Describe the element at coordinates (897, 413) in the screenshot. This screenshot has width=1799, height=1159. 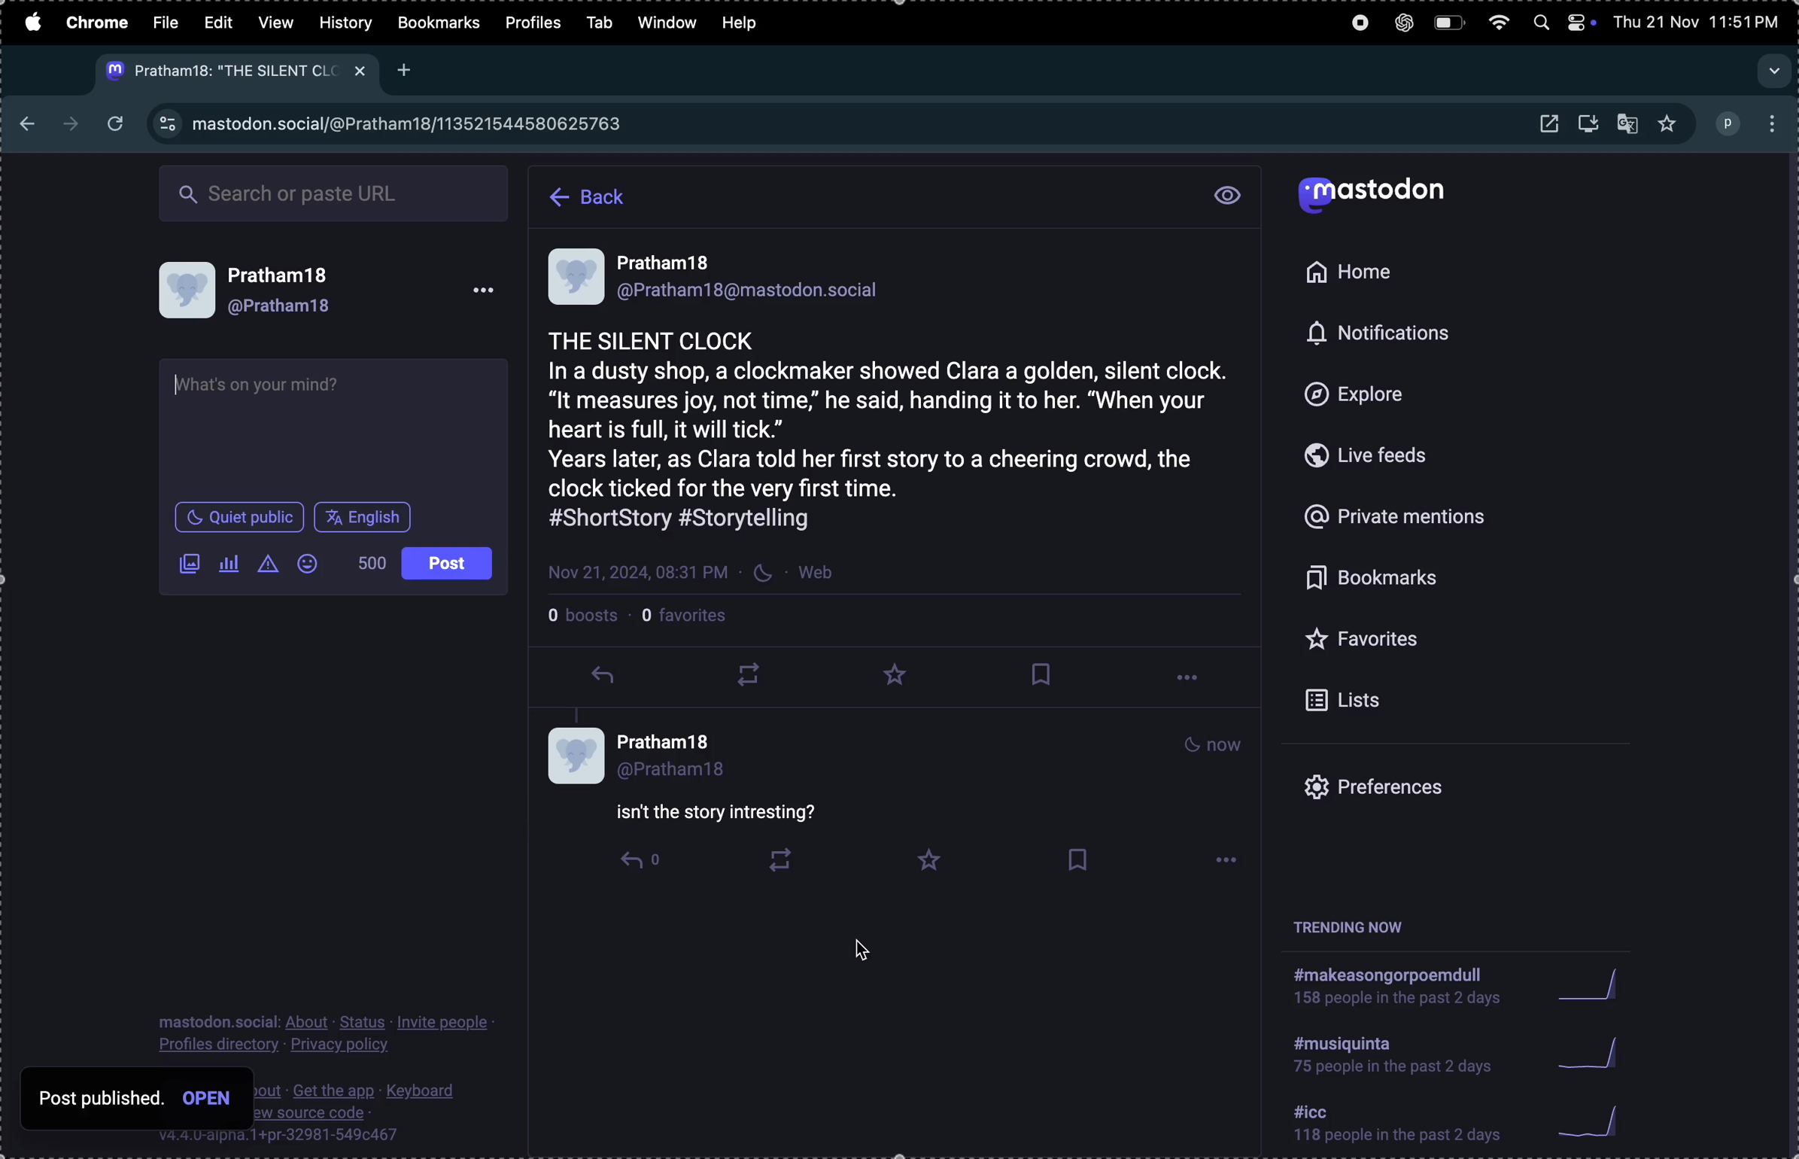
I see `story post` at that location.